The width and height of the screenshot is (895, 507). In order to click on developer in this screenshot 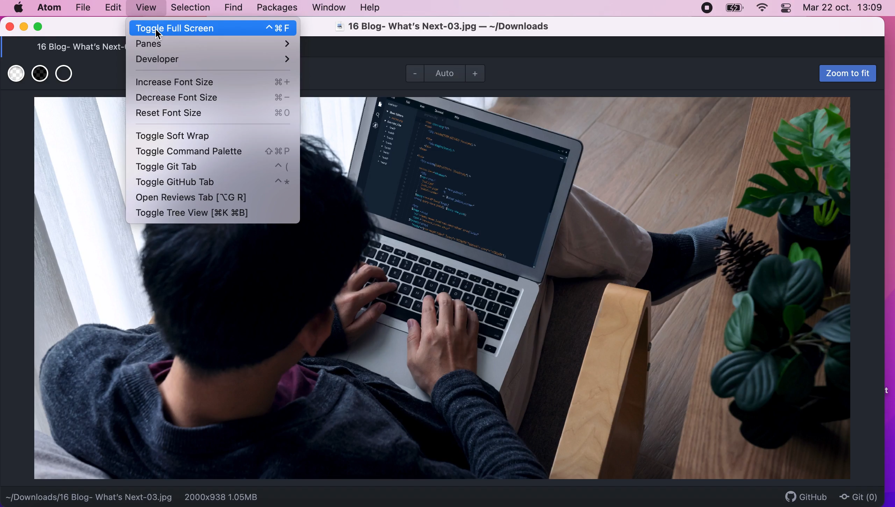, I will do `click(214, 59)`.